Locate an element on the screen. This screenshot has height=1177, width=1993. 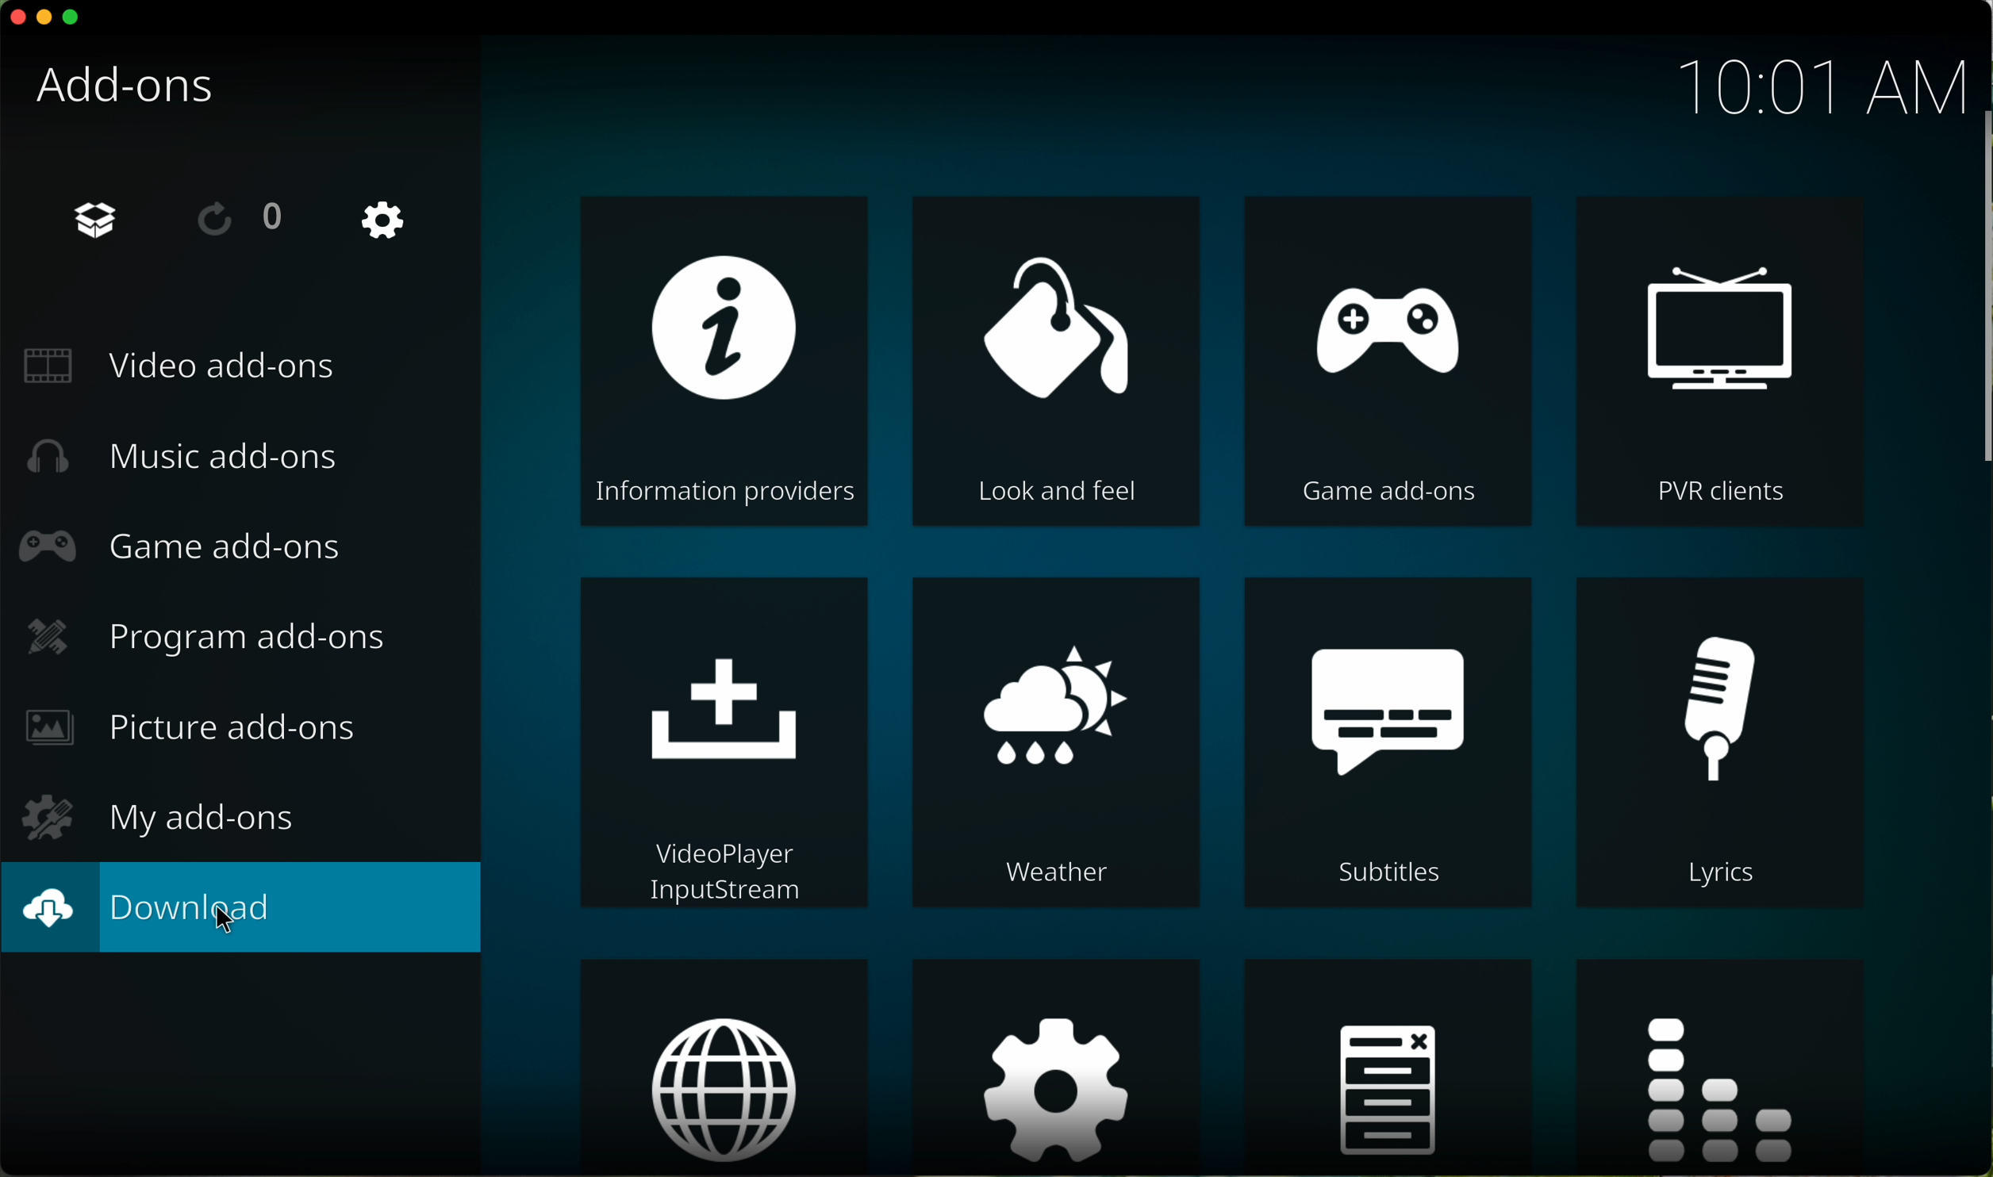
videoplayer inputstream is located at coordinates (725, 742).